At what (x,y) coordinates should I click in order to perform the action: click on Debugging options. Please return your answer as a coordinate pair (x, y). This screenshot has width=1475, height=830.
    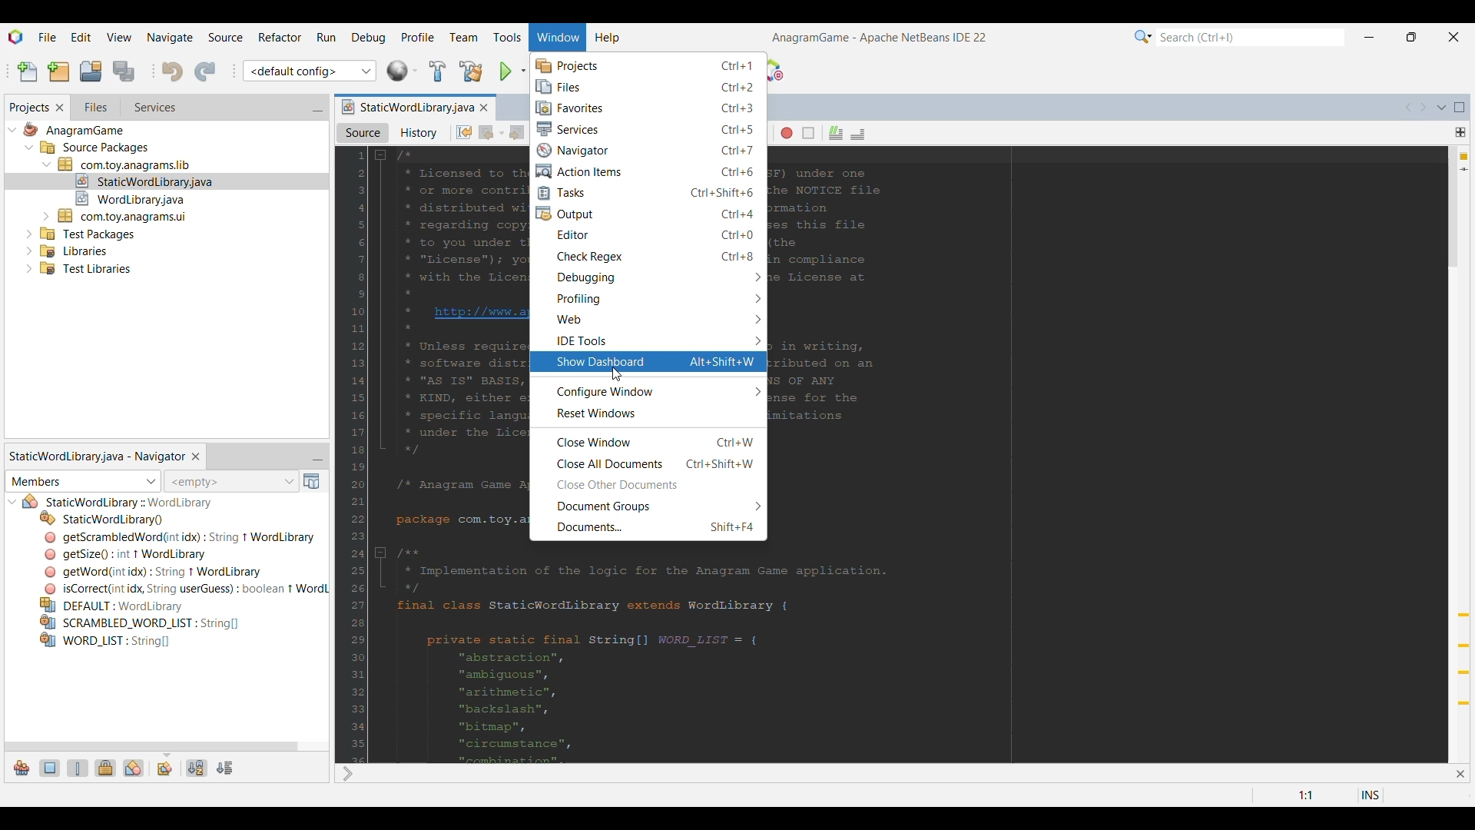
    Looking at the image, I should click on (648, 277).